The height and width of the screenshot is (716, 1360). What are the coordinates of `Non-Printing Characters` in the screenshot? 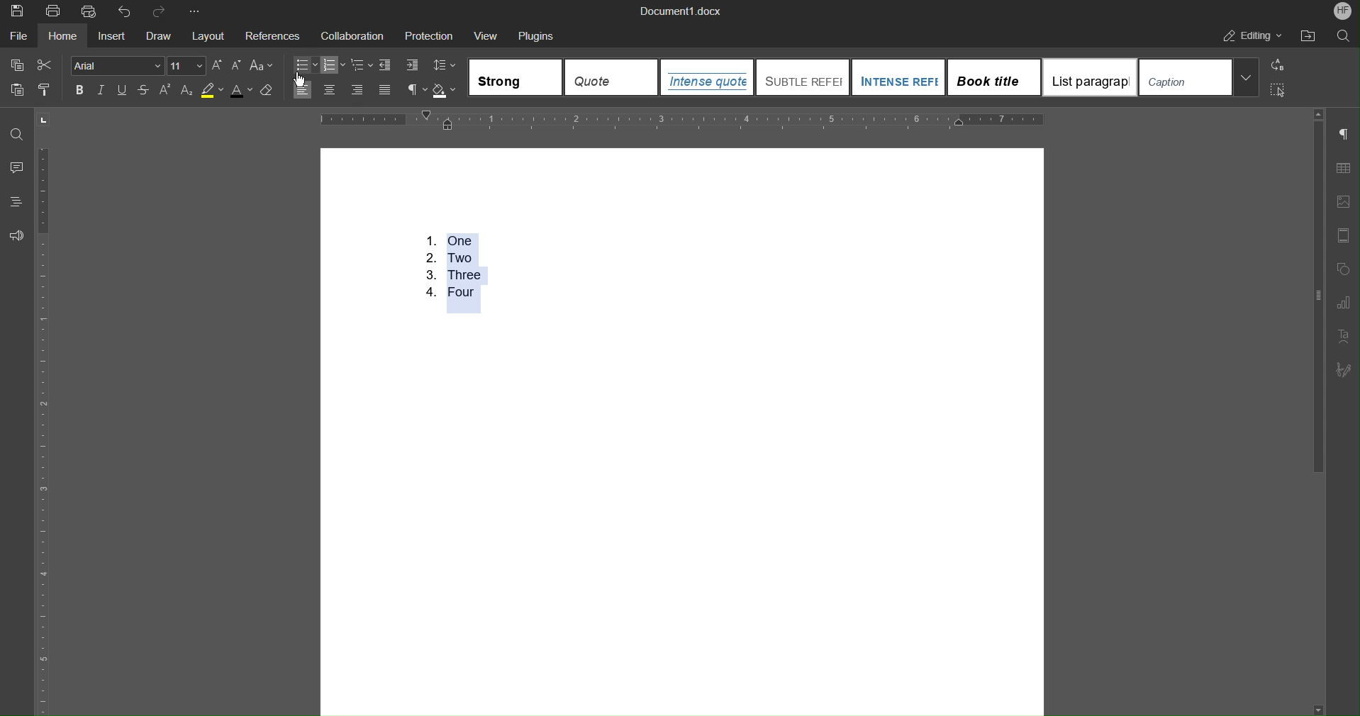 It's located at (1344, 135).